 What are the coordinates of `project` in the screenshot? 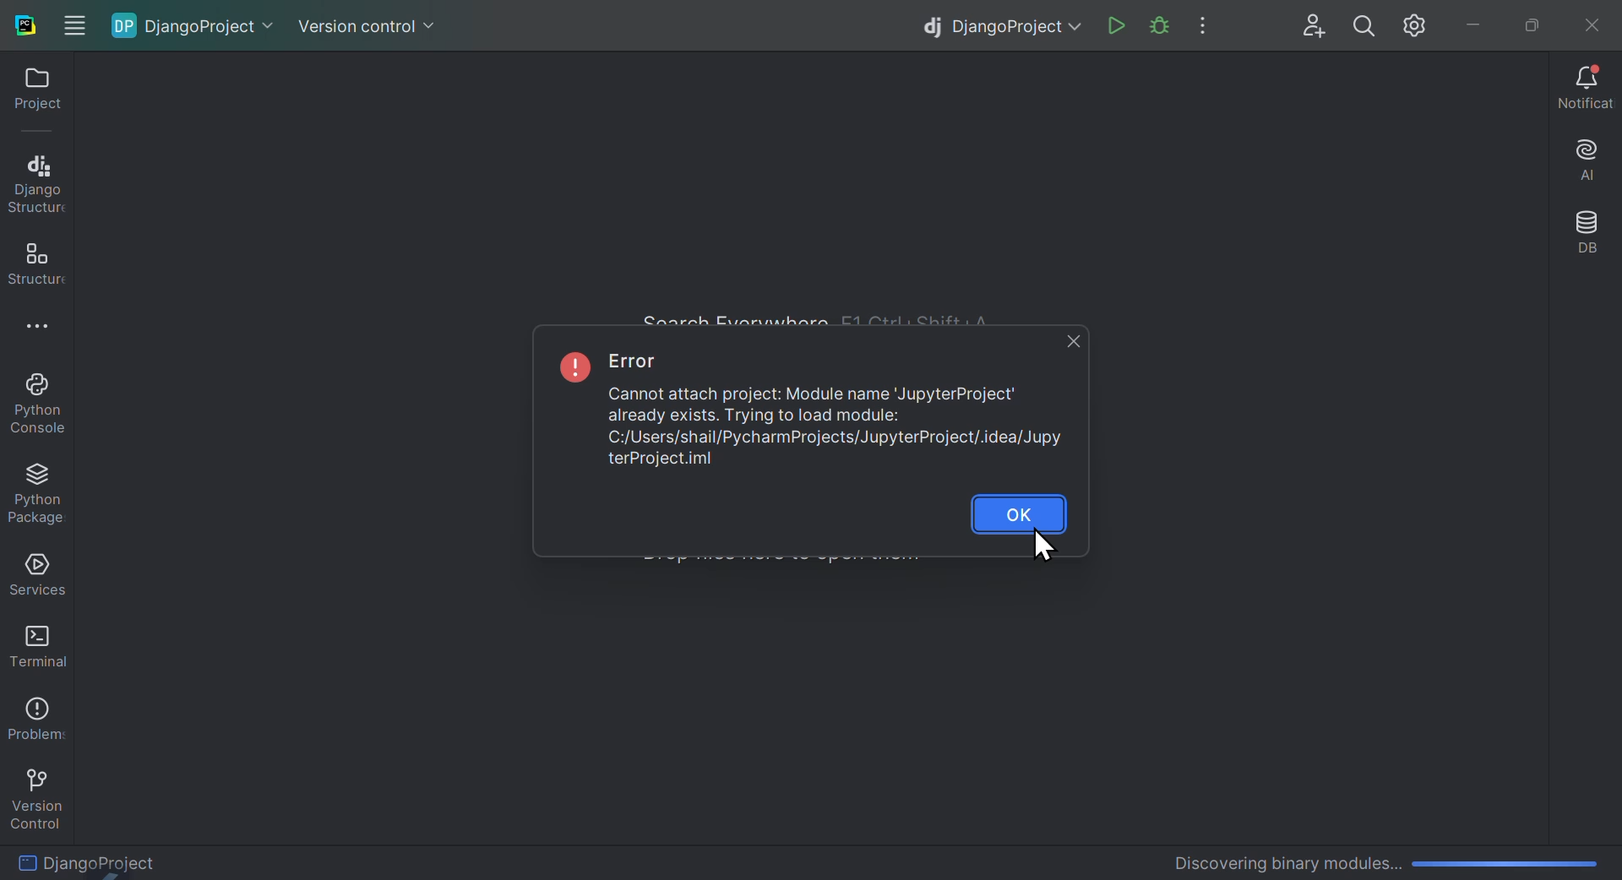 It's located at (31, 95).